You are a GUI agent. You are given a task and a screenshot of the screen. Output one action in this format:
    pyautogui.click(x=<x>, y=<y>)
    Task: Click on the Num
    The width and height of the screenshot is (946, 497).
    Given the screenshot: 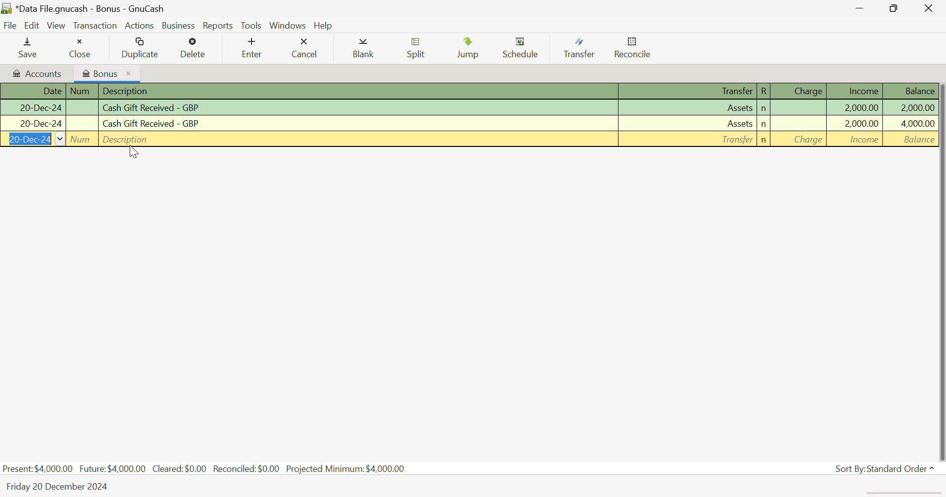 What is the action you would take?
    pyautogui.click(x=81, y=139)
    